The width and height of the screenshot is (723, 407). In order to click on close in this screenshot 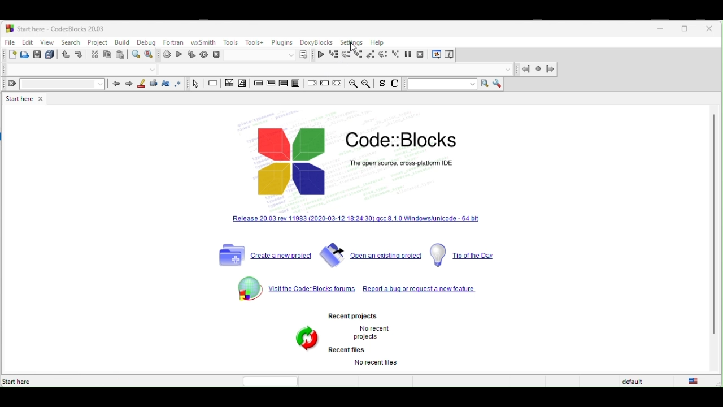, I will do `click(712, 29)`.